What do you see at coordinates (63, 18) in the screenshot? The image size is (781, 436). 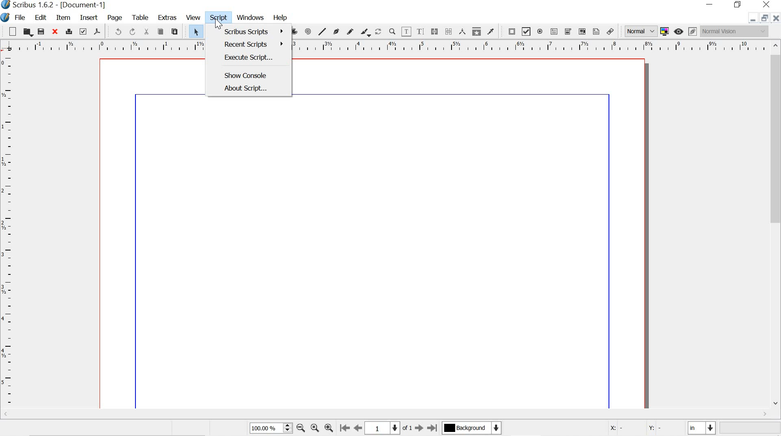 I see `item` at bounding box center [63, 18].